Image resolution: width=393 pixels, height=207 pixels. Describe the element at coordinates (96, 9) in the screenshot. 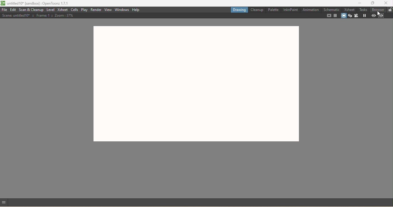

I see `Render` at that location.